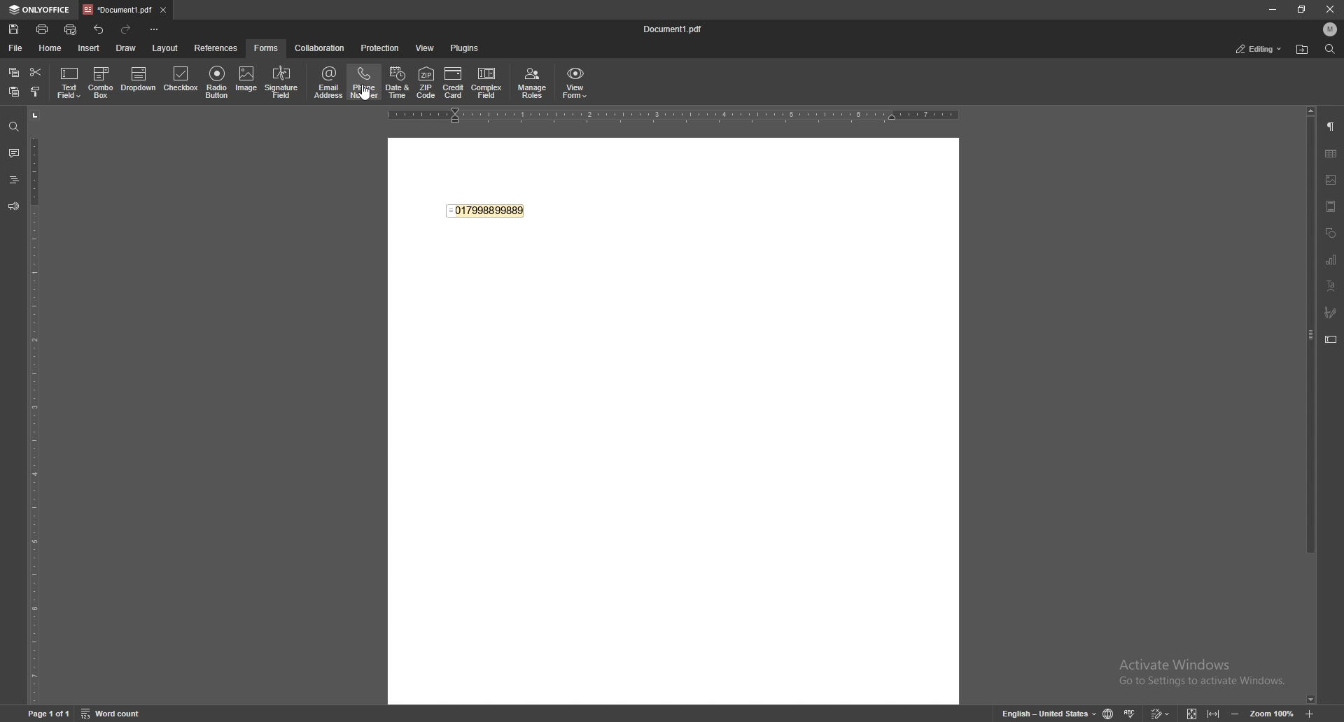 The width and height of the screenshot is (1344, 722). Describe the element at coordinates (13, 127) in the screenshot. I see `find` at that location.